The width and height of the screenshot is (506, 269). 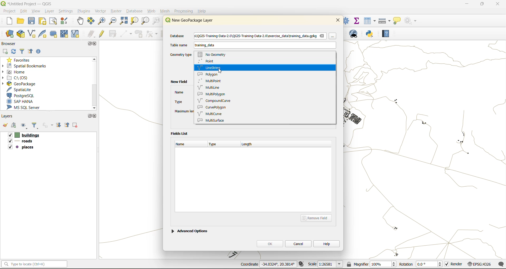 What do you see at coordinates (25, 102) in the screenshot?
I see `sap hana` at bounding box center [25, 102].